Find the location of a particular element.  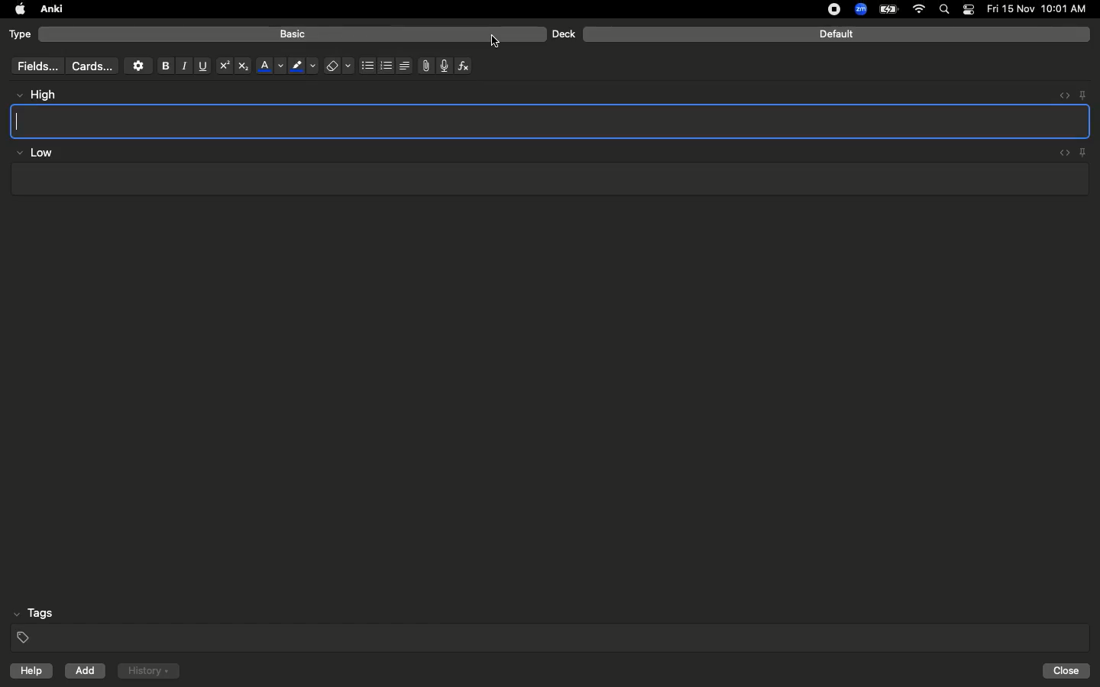

cursor is located at coordinates (502, 43).